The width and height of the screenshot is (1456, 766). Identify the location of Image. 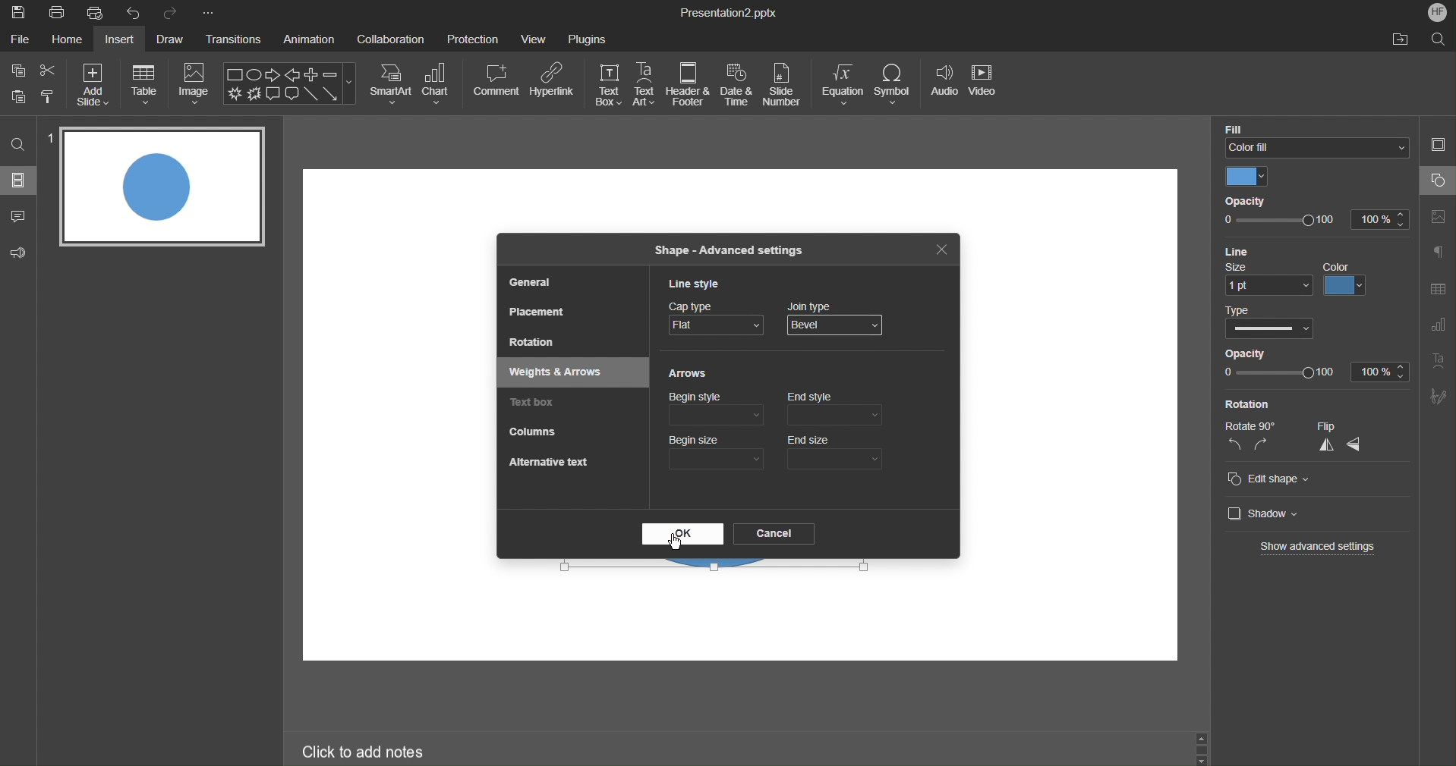
(195, 84).